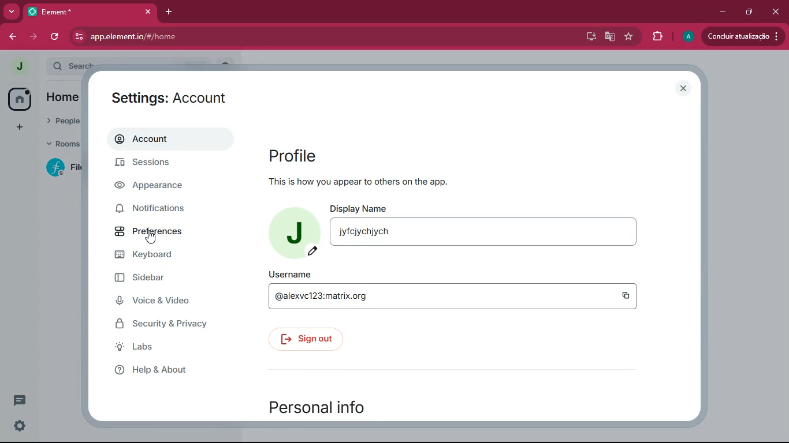 Image resolution: width=789 pixels, height=443 pixels. I want to click on appearance, so click(157, 187).